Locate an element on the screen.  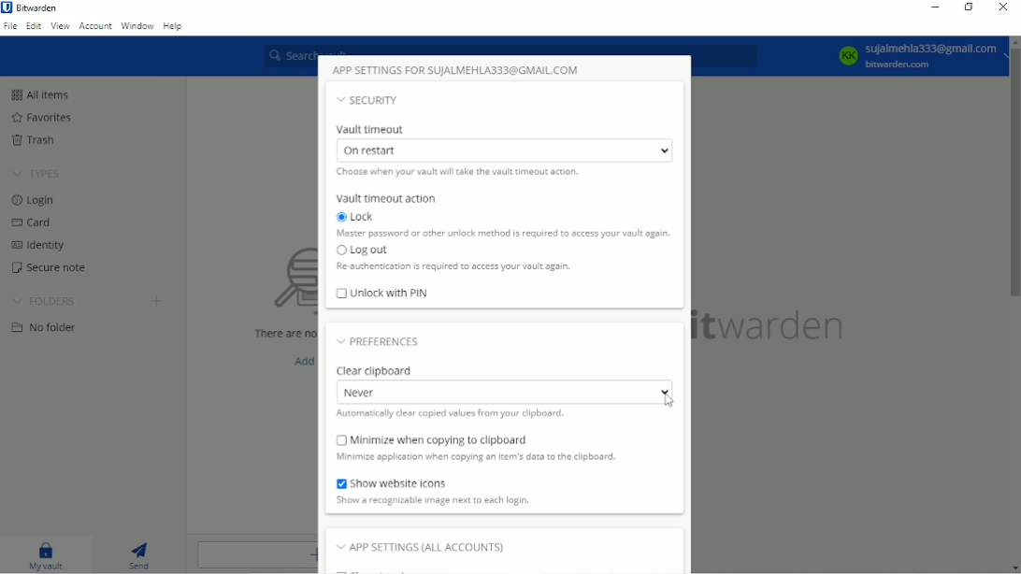
Preferences is located at coordinates (379, 341).